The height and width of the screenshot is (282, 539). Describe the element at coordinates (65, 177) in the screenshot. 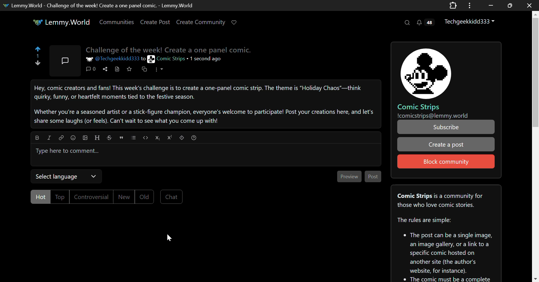

I see `Select Language` at that location.